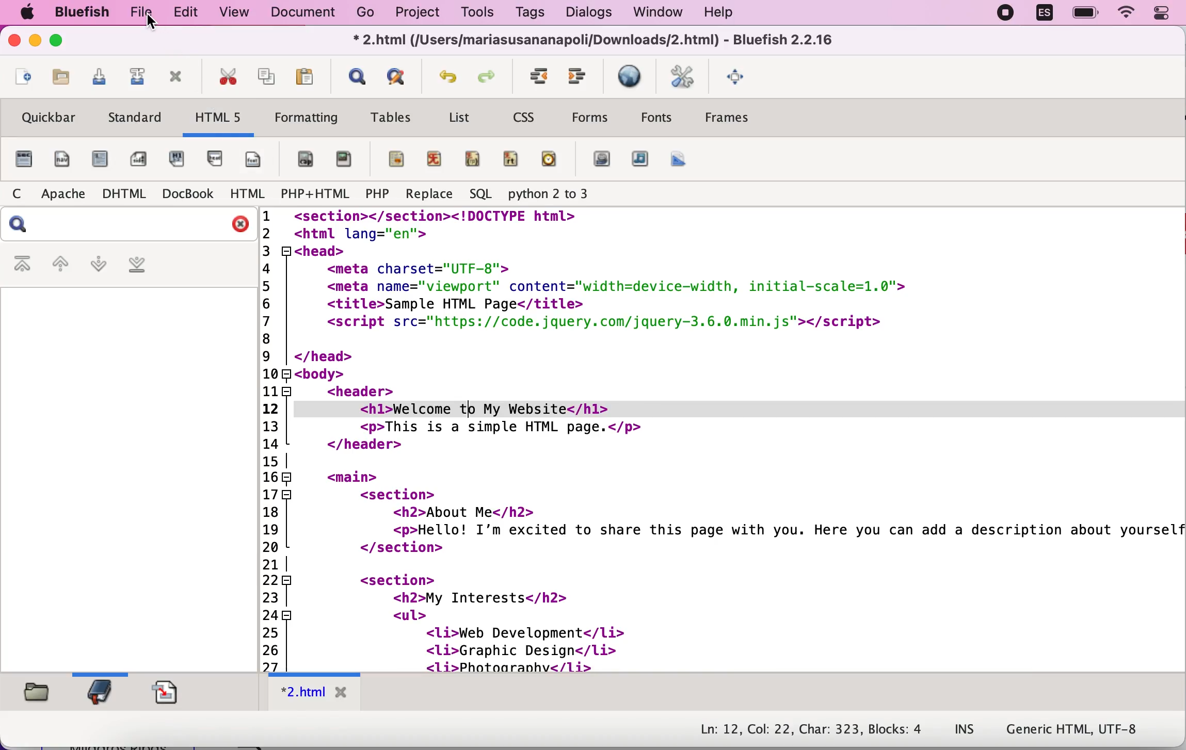  What do you see at coordinates (146, 265) in the screenshot?
I see `last bookmark` at bounding box center [146, 265].